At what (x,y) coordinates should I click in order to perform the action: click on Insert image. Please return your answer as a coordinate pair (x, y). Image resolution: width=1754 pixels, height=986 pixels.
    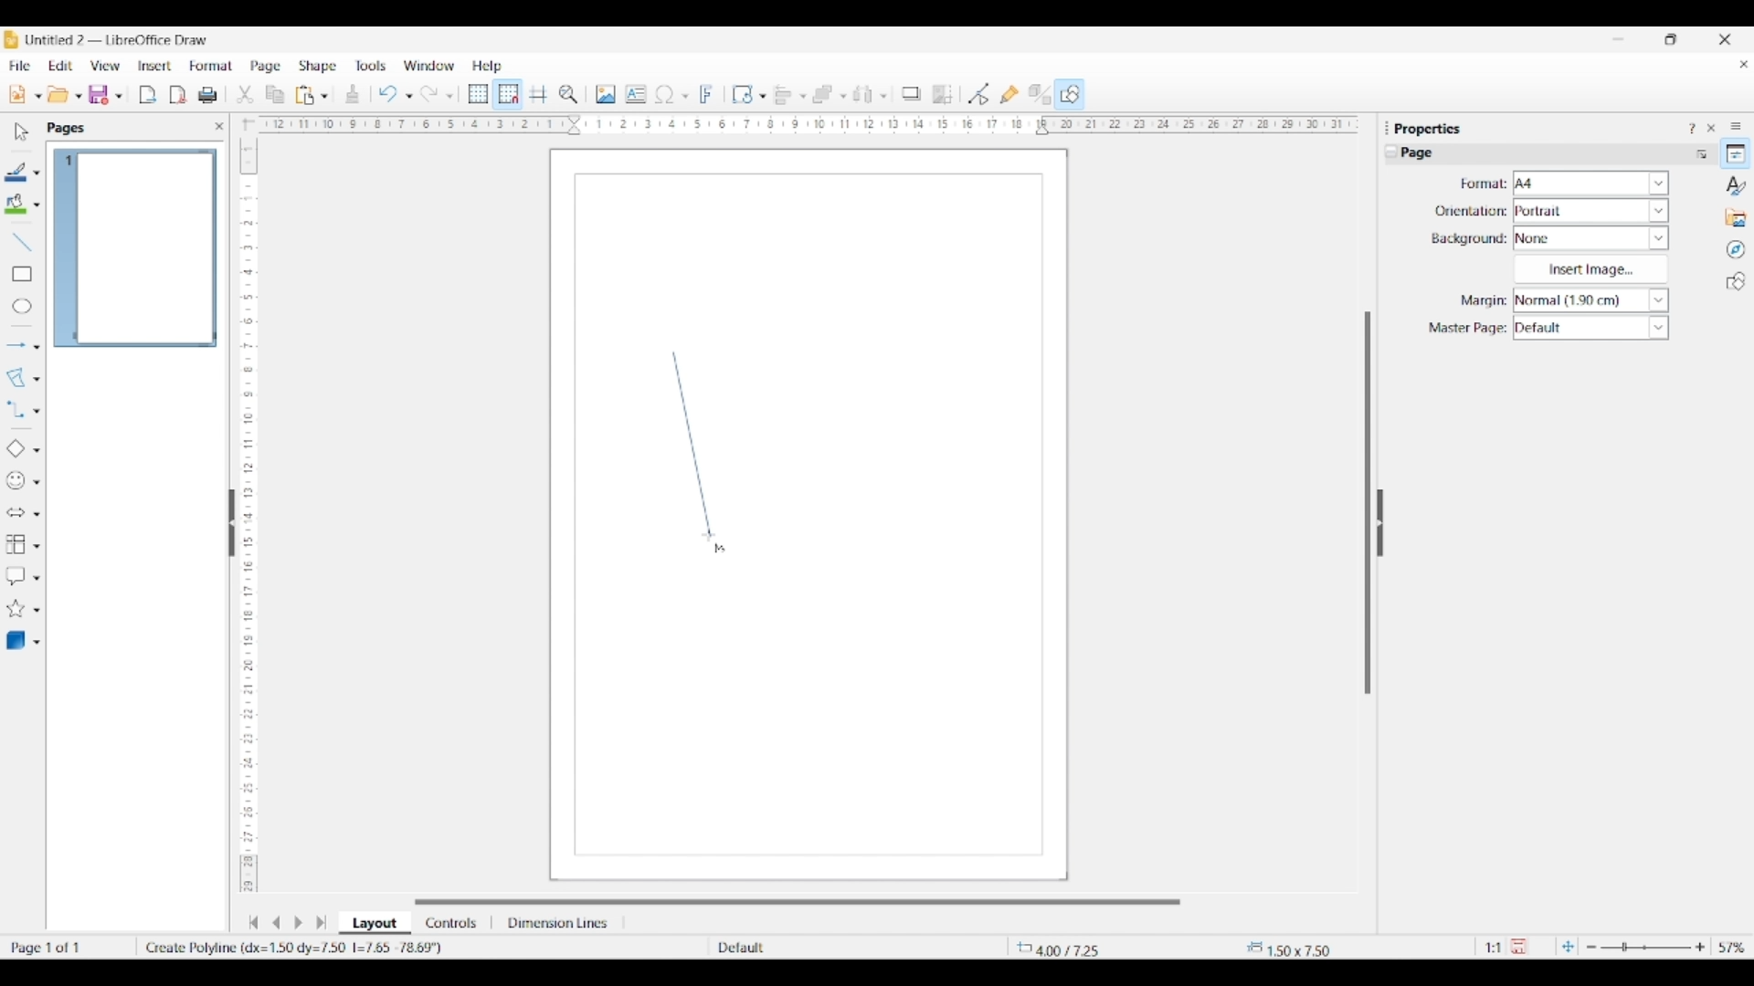
    Looking at the image, I should click on (606, 94).